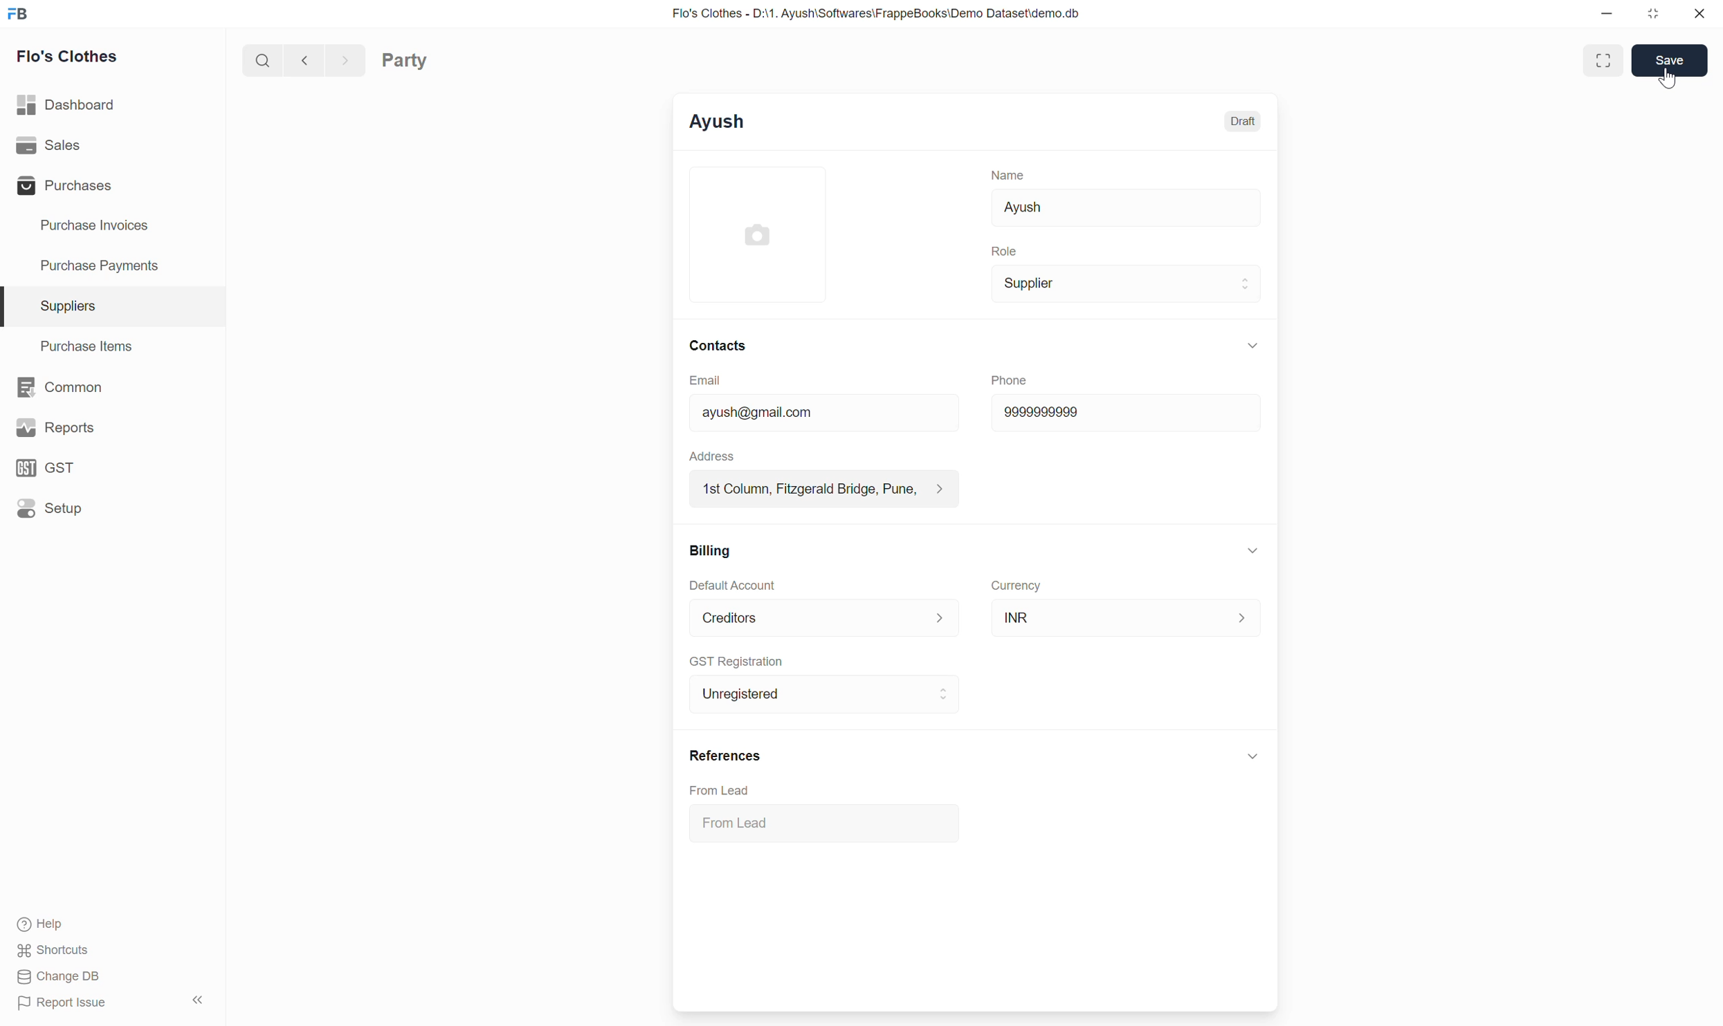 This screenshot has width=1723, height=1026. Describe the element at coordinates (263, 59) in the screenshot. I see `Search` at that location.